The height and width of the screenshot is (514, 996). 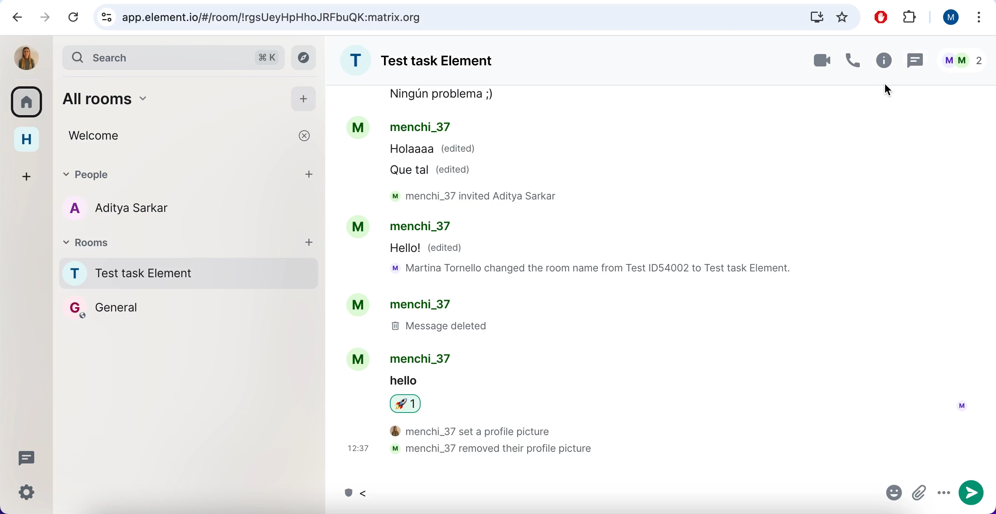 What do you see at coordinates (965, 61) in the screenshot?
I see `` at bounding box center [965, 61].